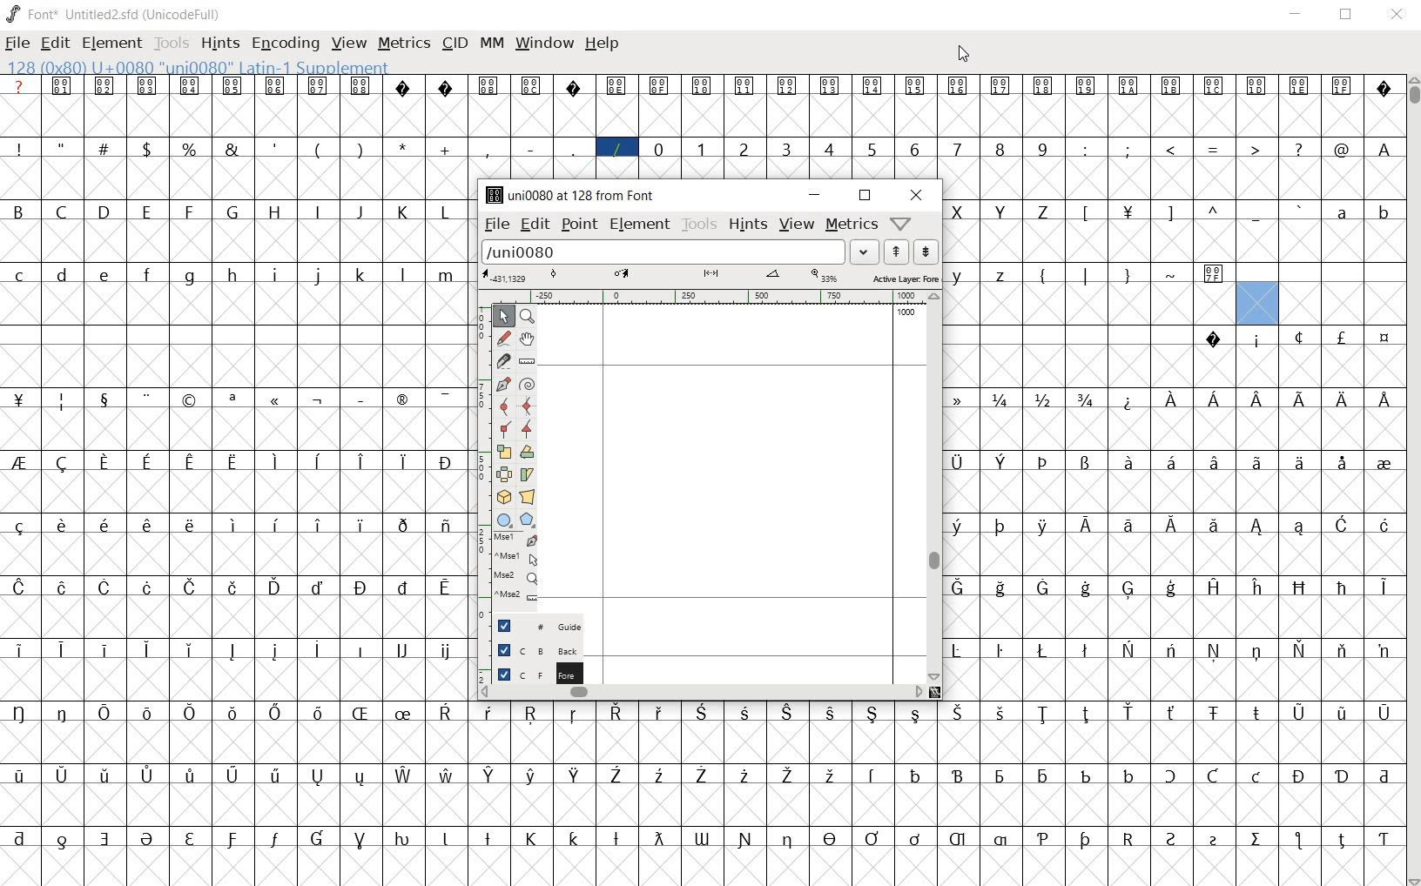 This screenshot has height=886, width=1421. I want to click on glyph, so click(1087, 588).